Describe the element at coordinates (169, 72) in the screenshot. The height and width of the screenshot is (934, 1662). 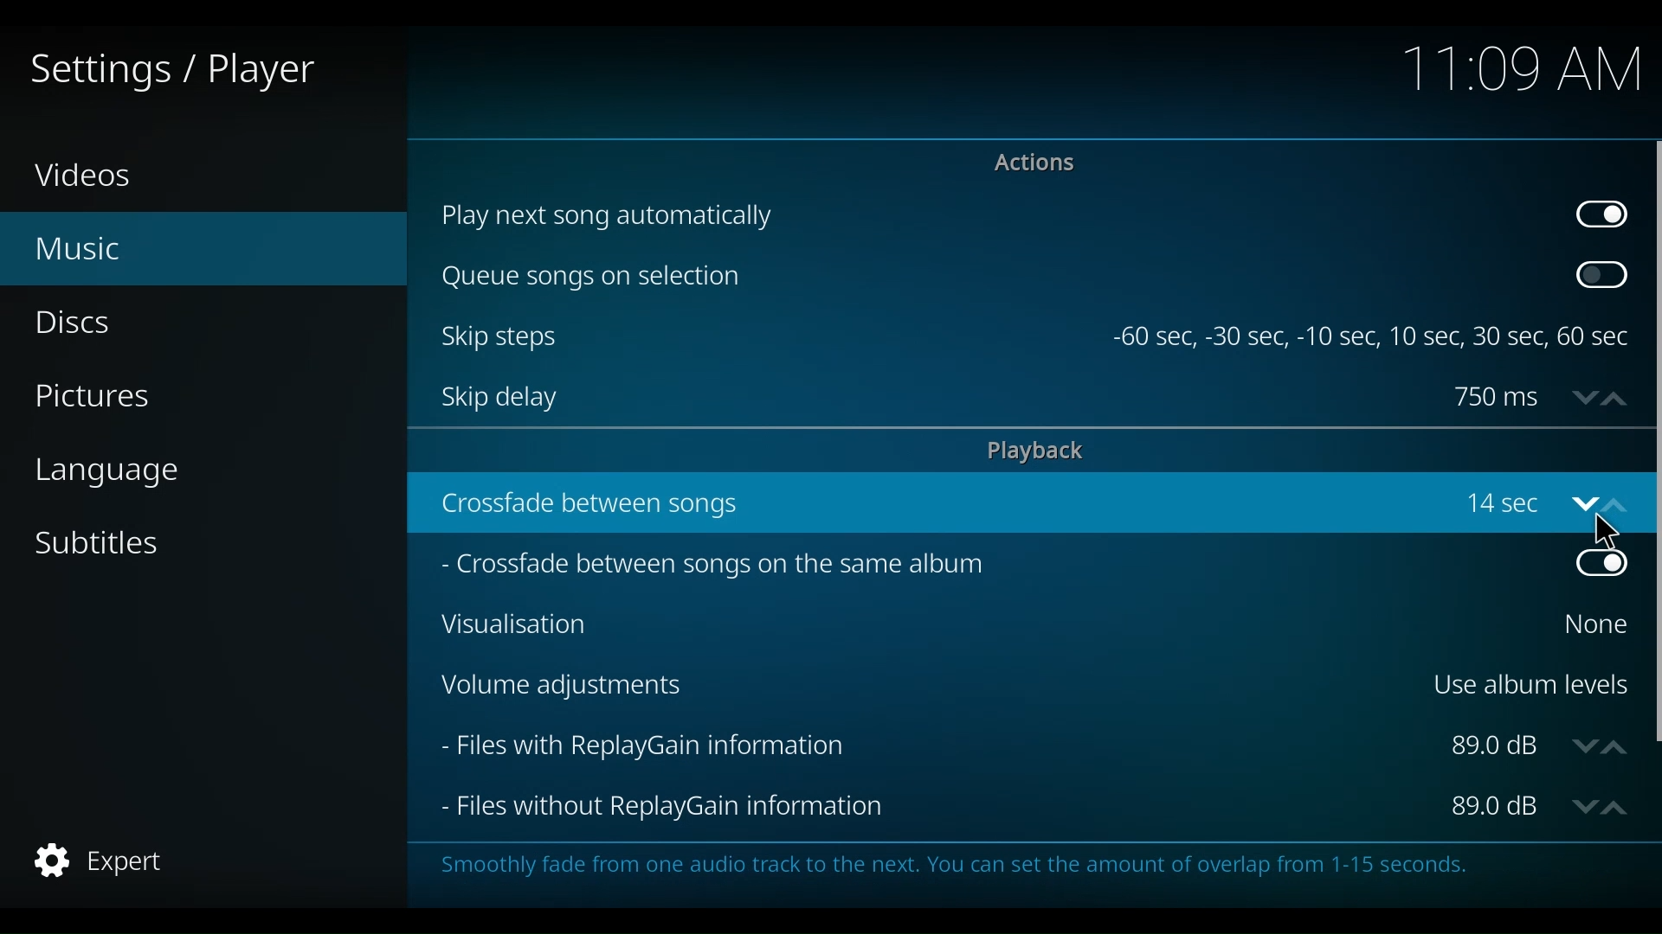
I see `Settings/Player` at that location.